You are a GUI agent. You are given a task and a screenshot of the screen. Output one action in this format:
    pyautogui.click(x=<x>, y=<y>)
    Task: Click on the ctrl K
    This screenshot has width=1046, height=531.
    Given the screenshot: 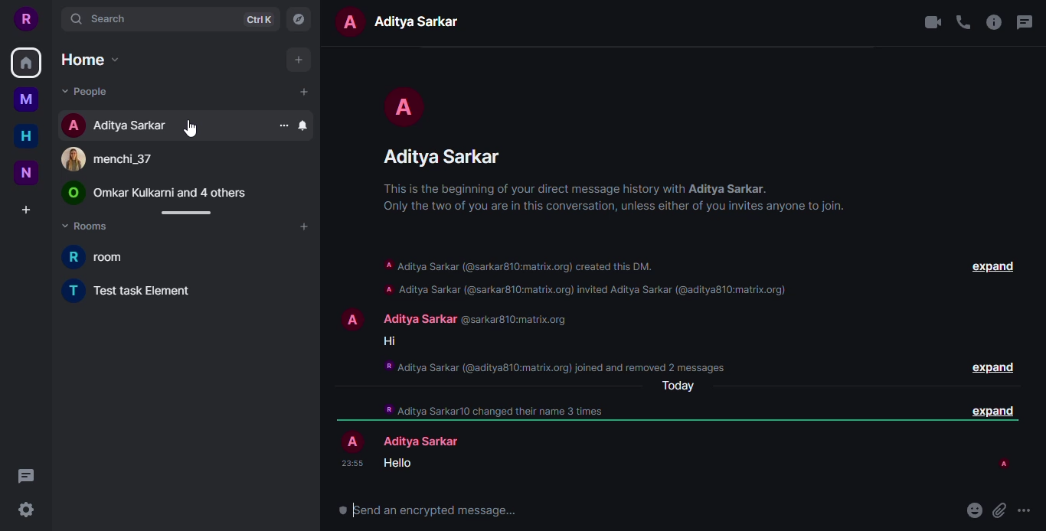 What is the action you would take?
    pyautogui.click(x=258, y=19)
    